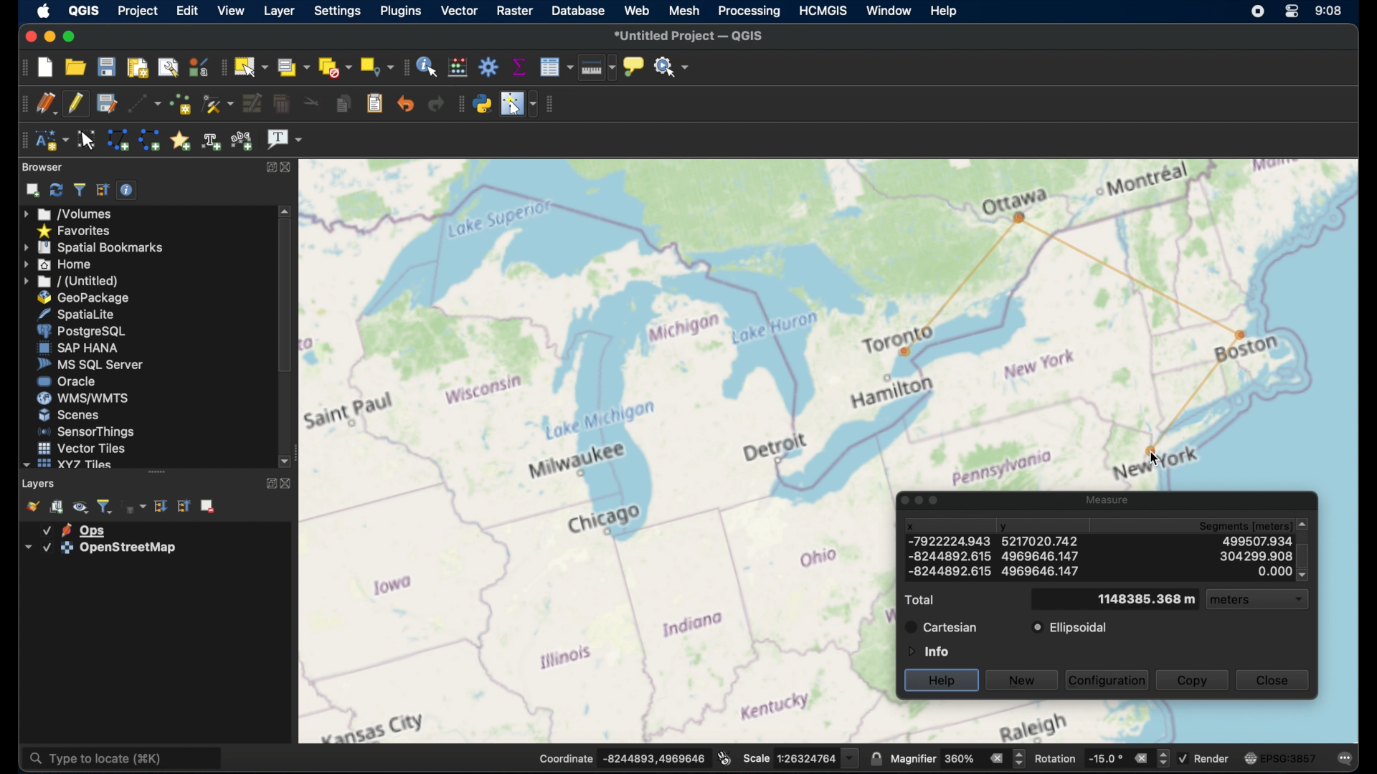 This screenshot has height=774, width=1377. What do you see at coordinates (287, 462) in the screenshot?
I see `scroll down arrow` at bounding box center [287, 462].